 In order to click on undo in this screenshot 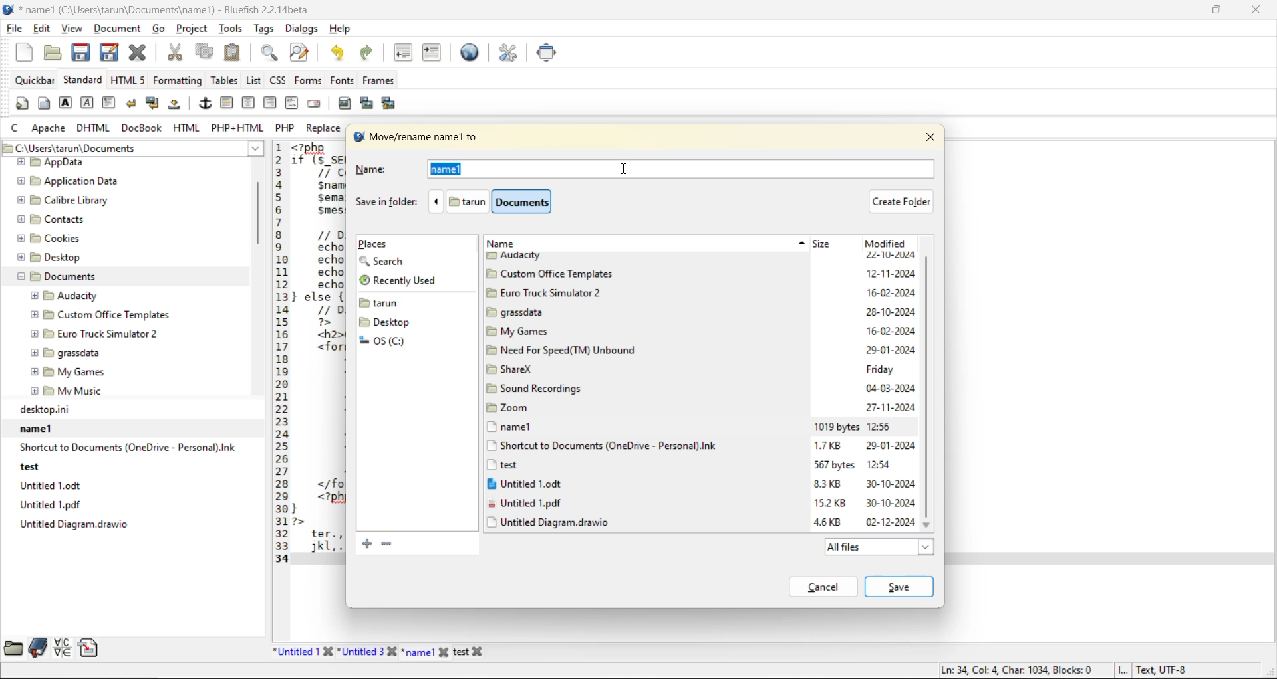, I will do `click(339, 53)`.